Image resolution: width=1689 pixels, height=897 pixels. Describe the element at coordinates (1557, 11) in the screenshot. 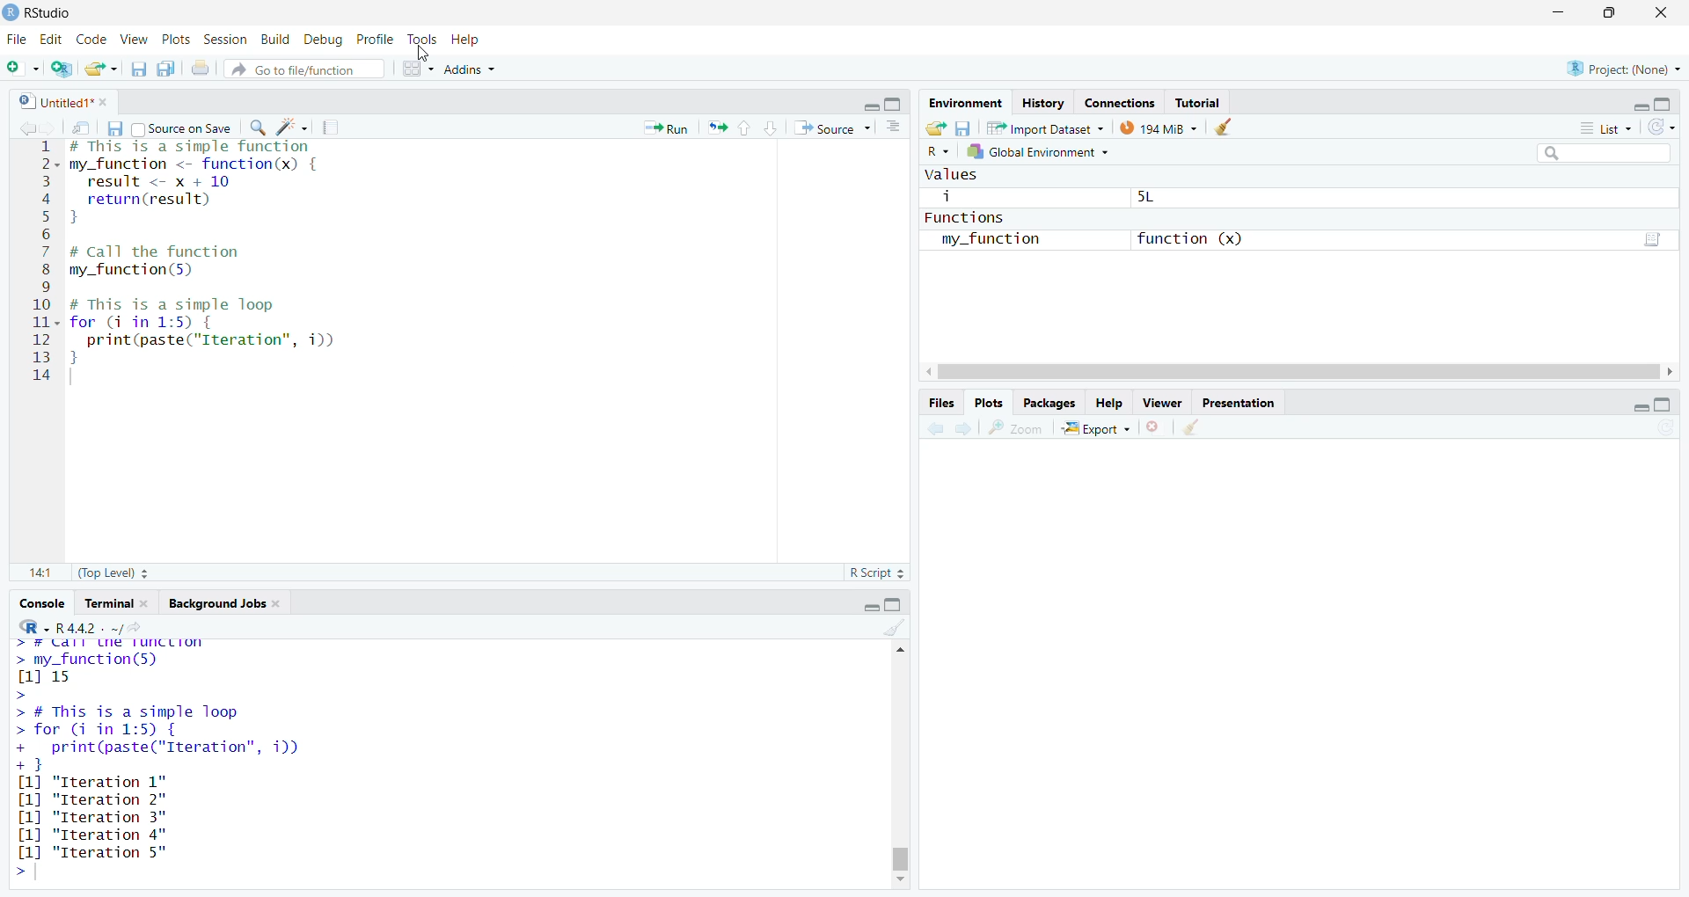

I see `minimize` at that location.